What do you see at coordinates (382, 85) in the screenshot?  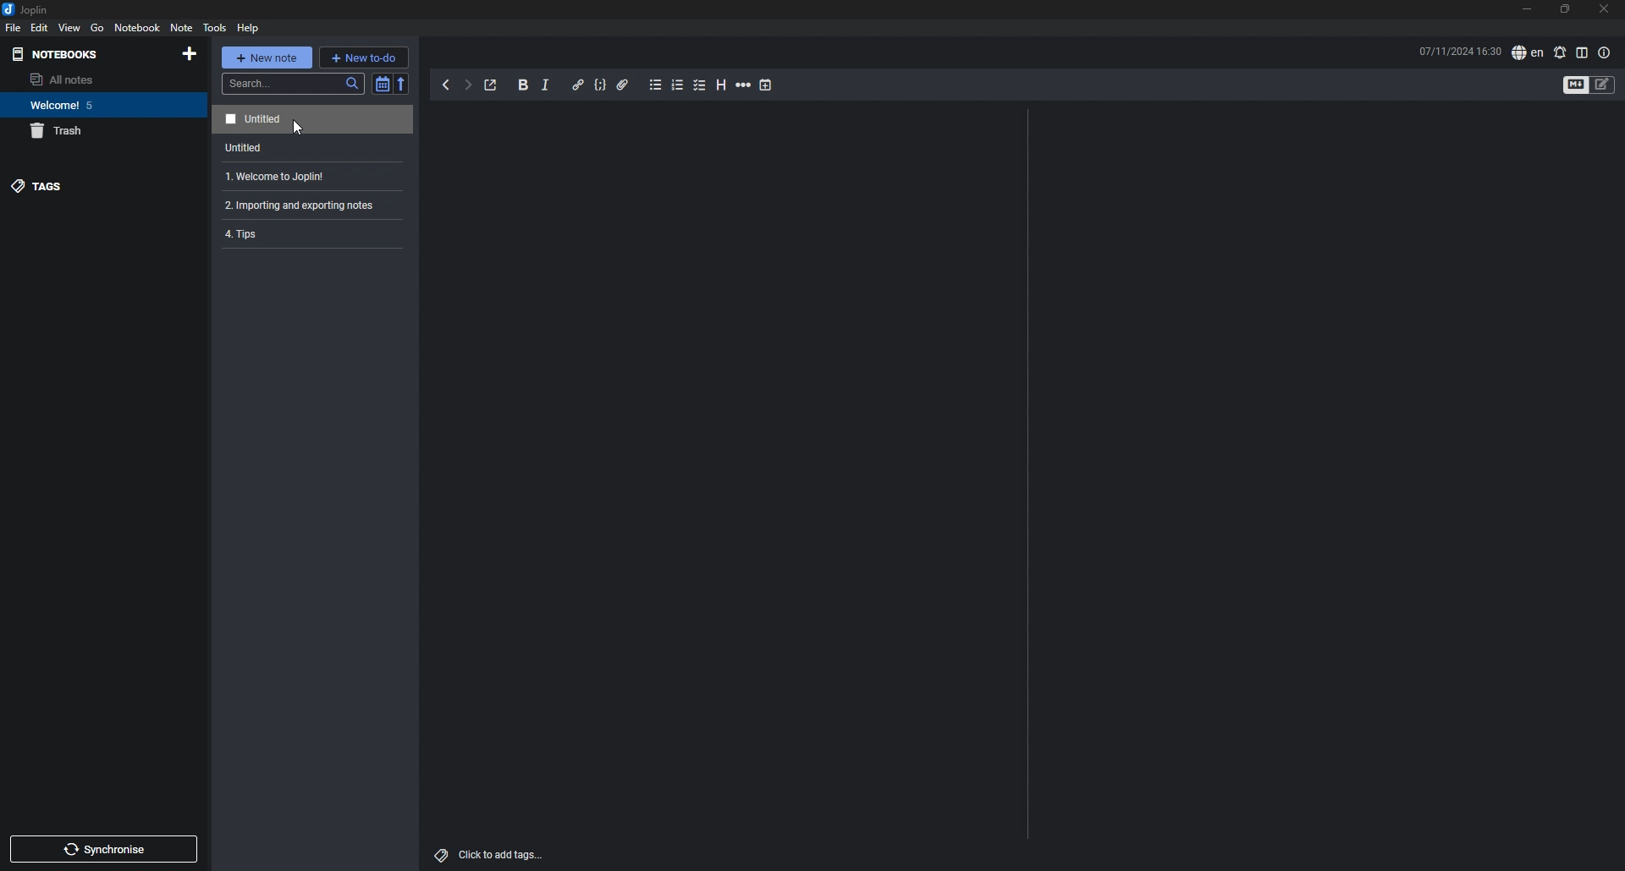 I see `toggle sort order` at bounding box center [382, 85].